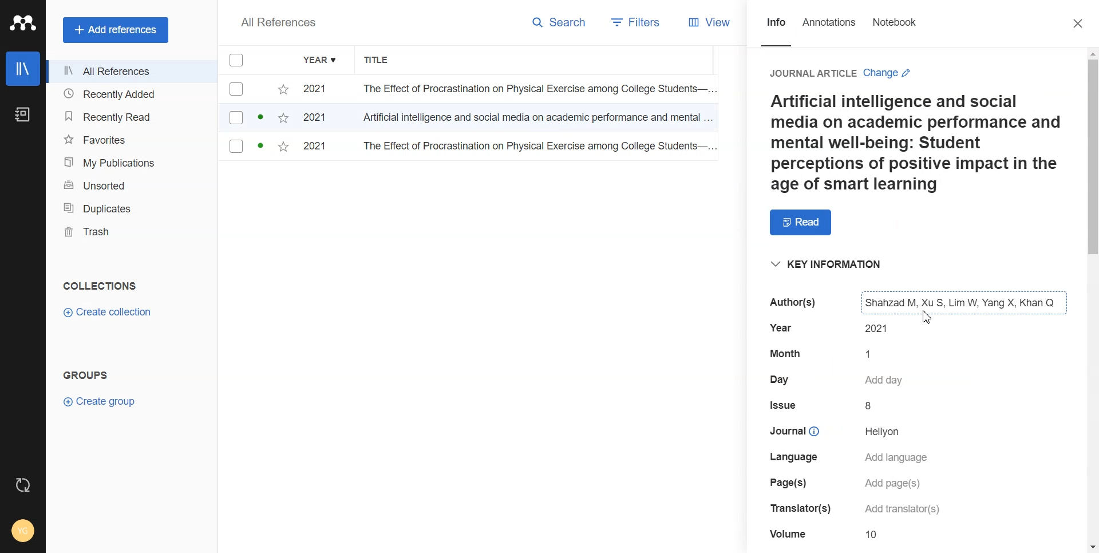  Describe the element at coordinates (776, 28) in the screenshot. I see `Info` at that location.